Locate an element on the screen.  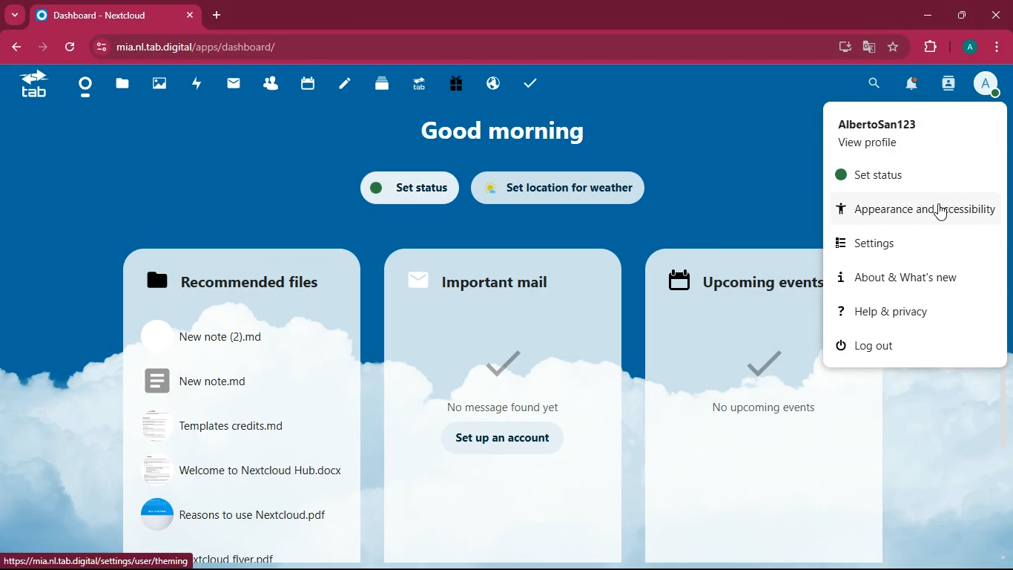
pointing cursor is located at coordinates (942, 213).